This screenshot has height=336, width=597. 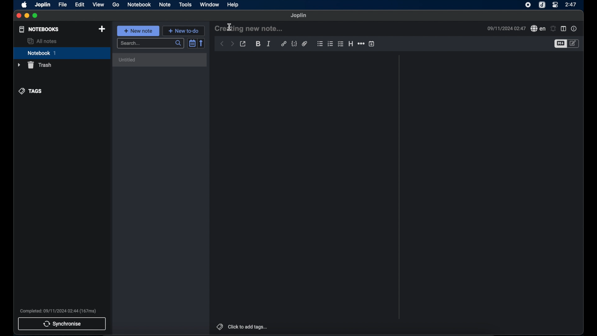 What do you see at coordinates (62, 53) in the screenshot?
I see `notebook` at bounding box center [62, 53].